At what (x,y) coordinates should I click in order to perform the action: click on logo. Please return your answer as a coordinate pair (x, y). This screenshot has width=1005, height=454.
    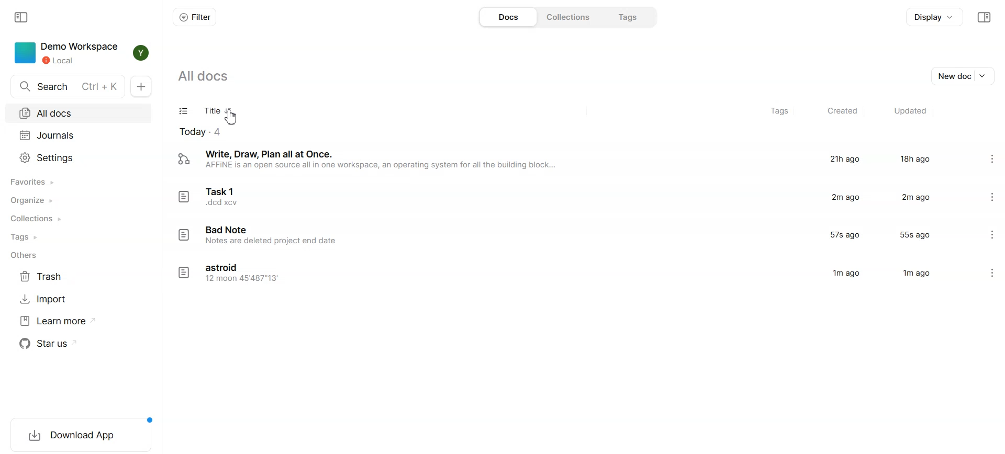
    Looking at the image, I should click on (183, 158).